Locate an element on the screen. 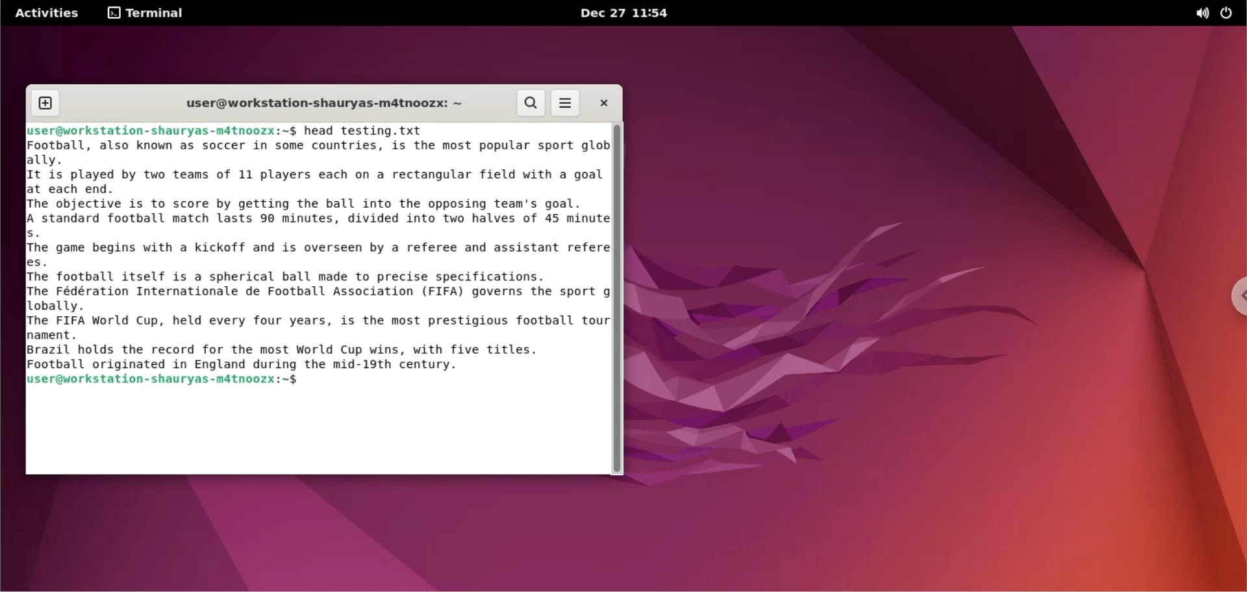 This screenshot has height=592, width=1247. date and time dec 27 11:54 is located at coordinates (630, 14).